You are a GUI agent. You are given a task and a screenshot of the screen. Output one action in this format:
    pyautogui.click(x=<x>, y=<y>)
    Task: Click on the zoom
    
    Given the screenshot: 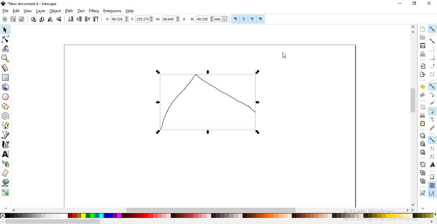 What is the action you would take?
    pyautogui.click(x=414, y=26)
    